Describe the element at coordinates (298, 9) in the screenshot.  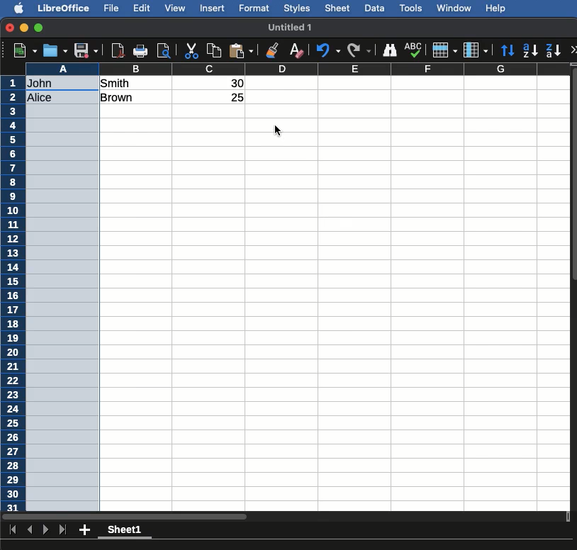
I see `Styles` at that location.